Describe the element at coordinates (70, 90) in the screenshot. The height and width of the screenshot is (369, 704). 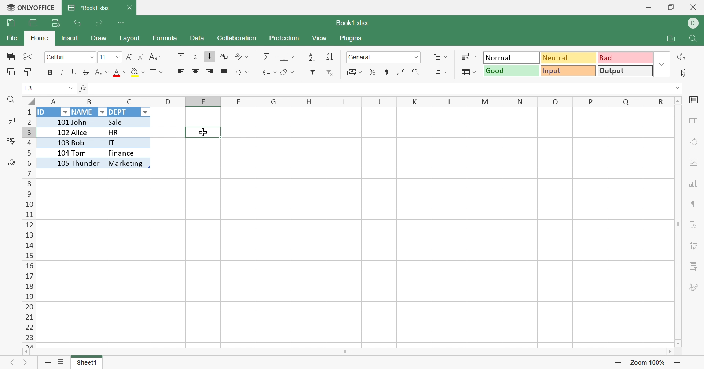
I see `Drop Down` at that location.